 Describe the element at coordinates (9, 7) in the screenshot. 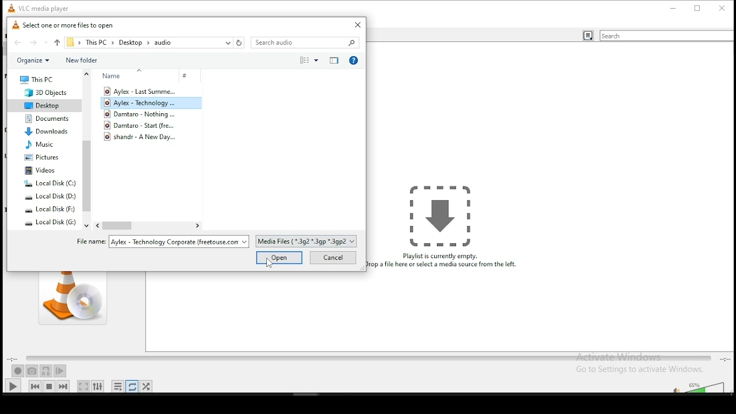

I see `vlc icon` at that location.